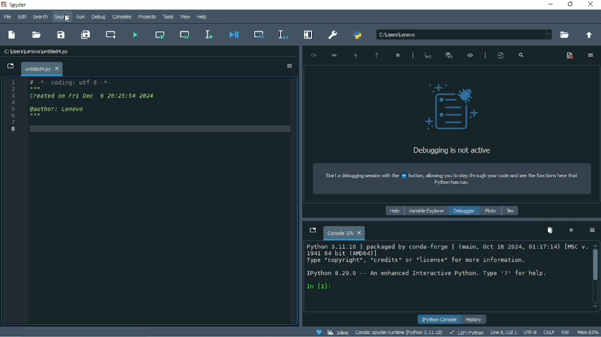  What do you see at coordinates (491, 211) in the screenshot?
I see `Plots` at bounding box center [491, 211].